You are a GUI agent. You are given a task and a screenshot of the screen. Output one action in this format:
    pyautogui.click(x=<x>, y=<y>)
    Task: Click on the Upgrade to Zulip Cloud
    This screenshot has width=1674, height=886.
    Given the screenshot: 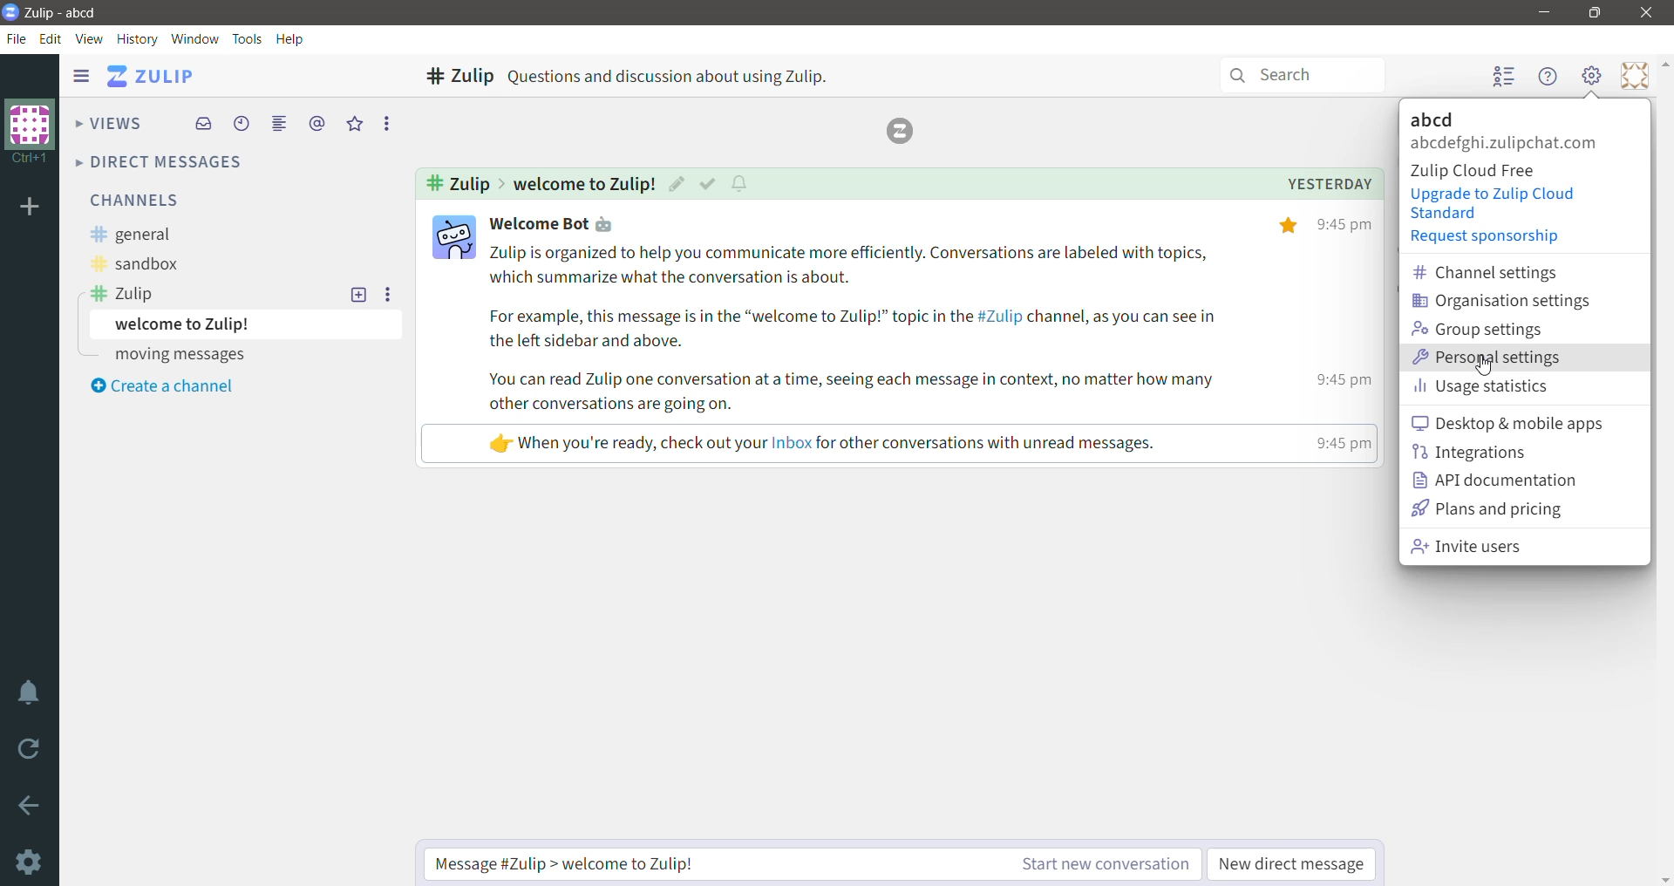 What is the action you would take?
    pyautogui.click(x=1499, y=193)
    